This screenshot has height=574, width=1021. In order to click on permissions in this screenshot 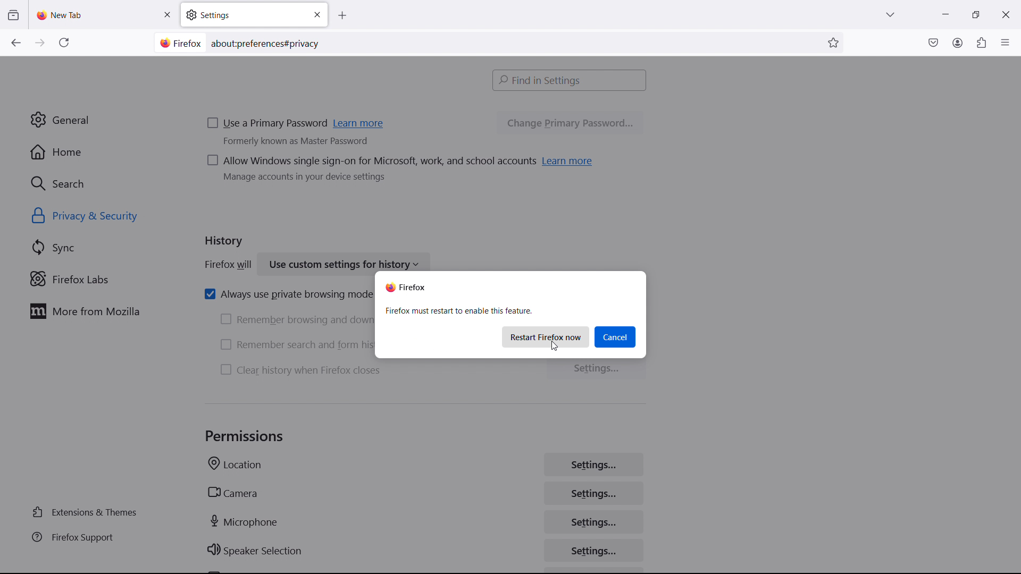, I will do `click(245, 436)`.